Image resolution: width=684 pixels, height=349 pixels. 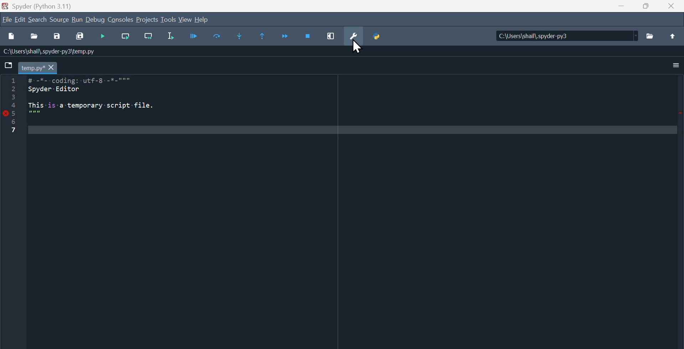 I want to click on Edit, so click(x=19, y=21).